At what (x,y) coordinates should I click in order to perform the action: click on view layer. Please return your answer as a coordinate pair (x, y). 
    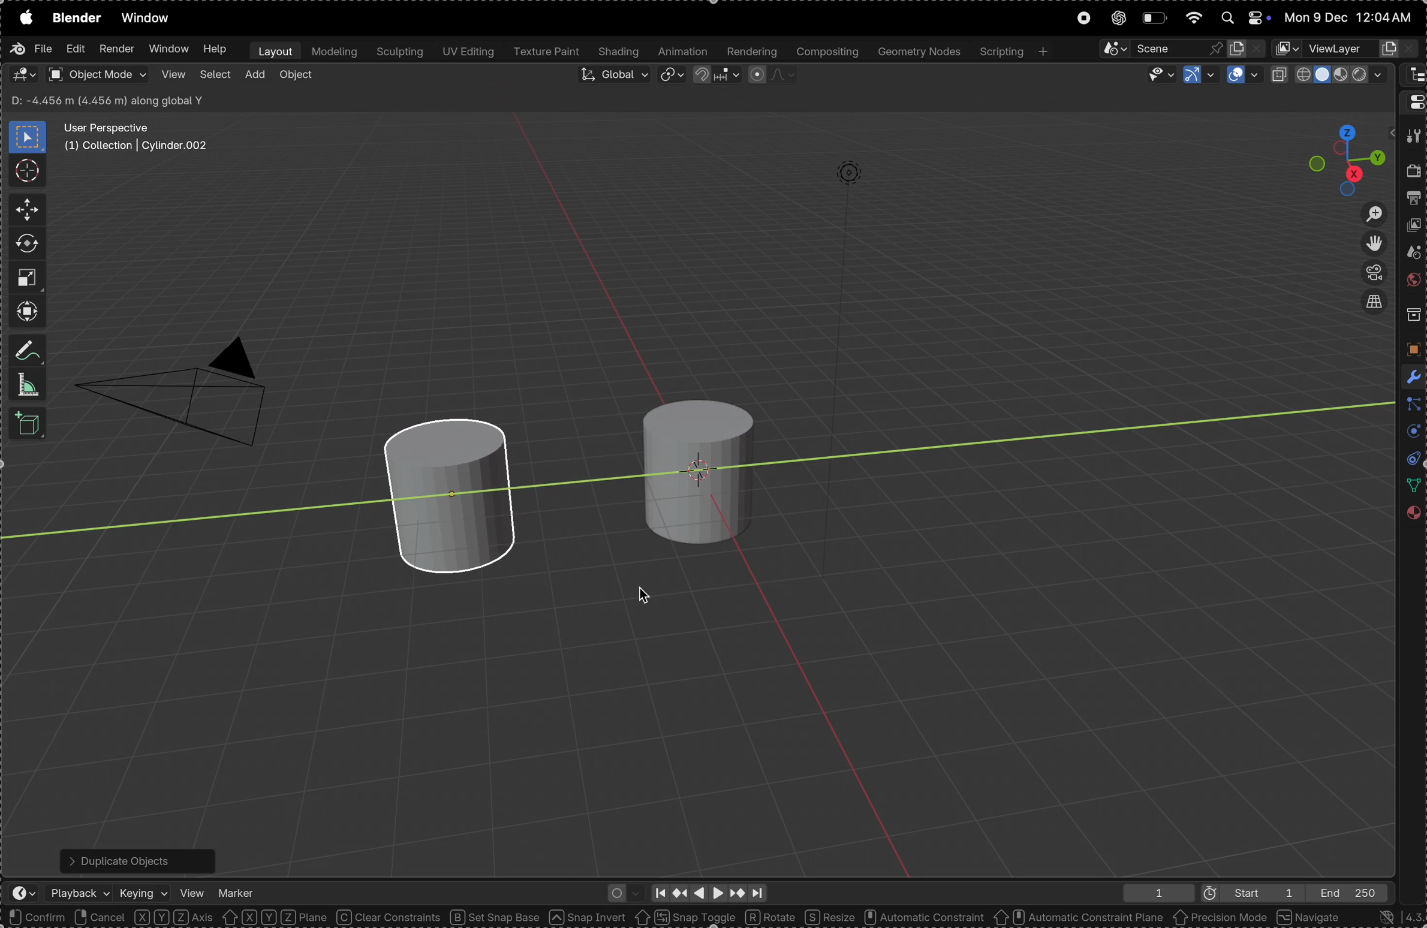
    Looking at the image, I should click on (1414, 228).